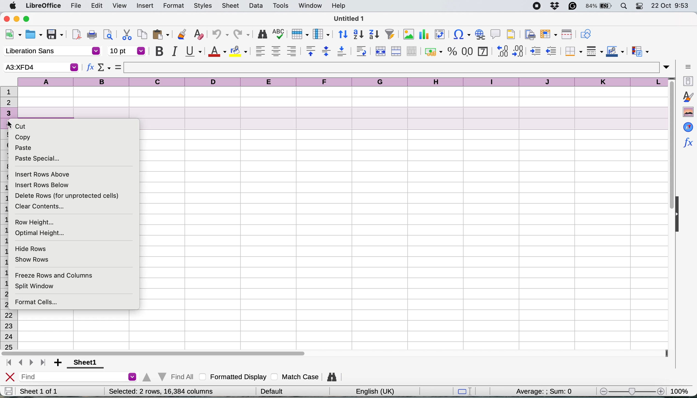 The image size is (697, 398). Describe the element at coordinates (260, 51) in the screenshot. I see `align left` at that location.